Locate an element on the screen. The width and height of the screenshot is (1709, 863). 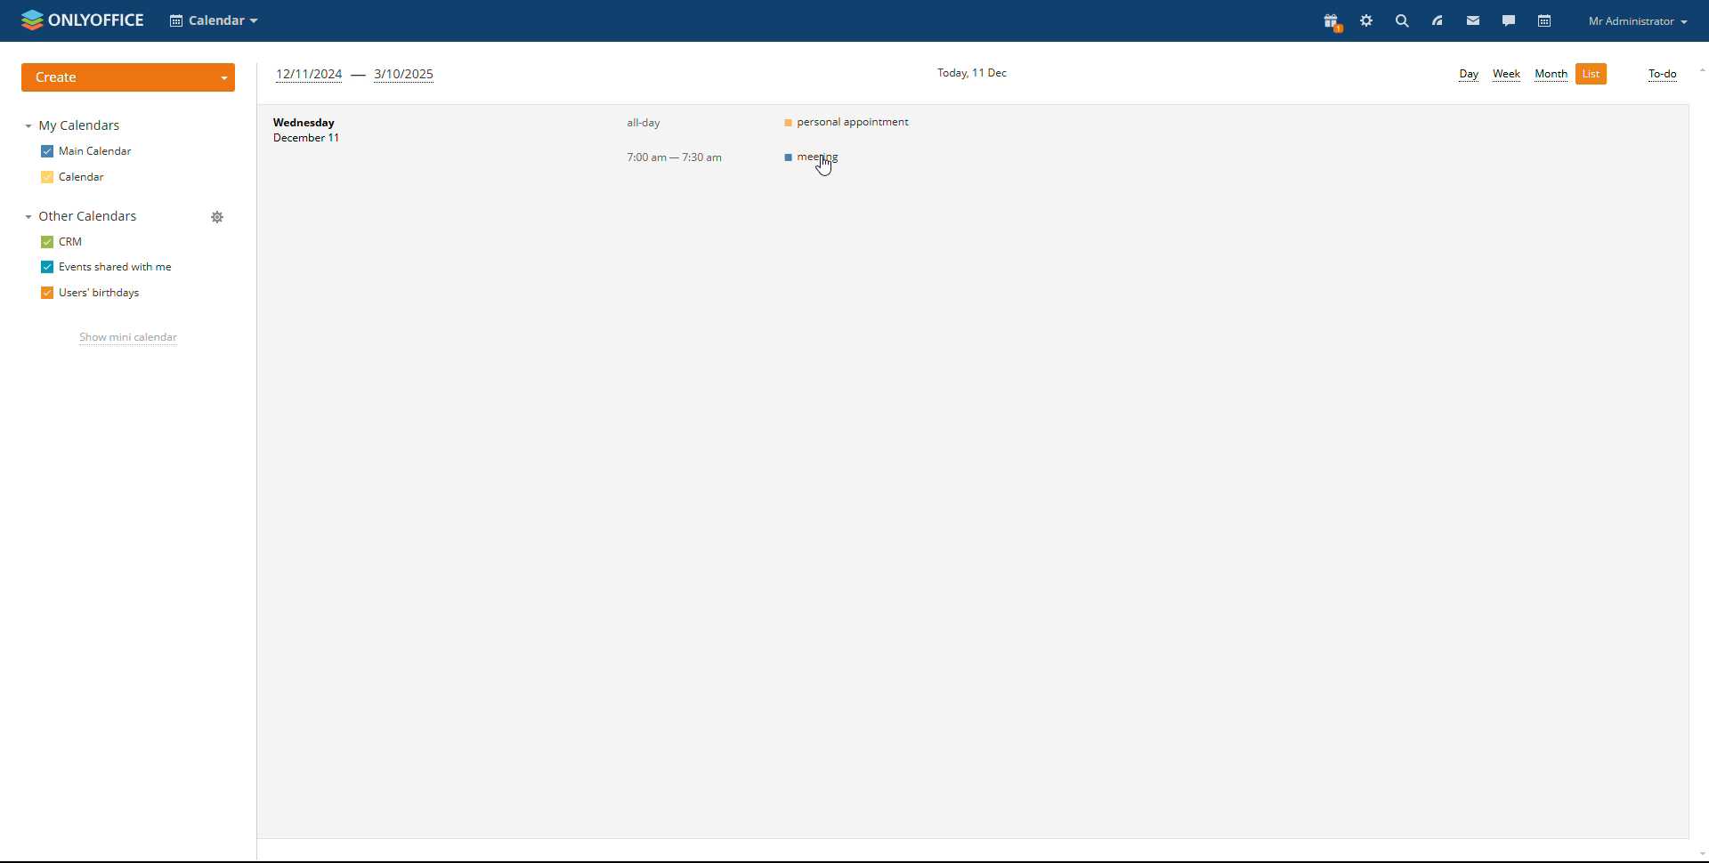
scroll up is located at coordinates (1698, 71).